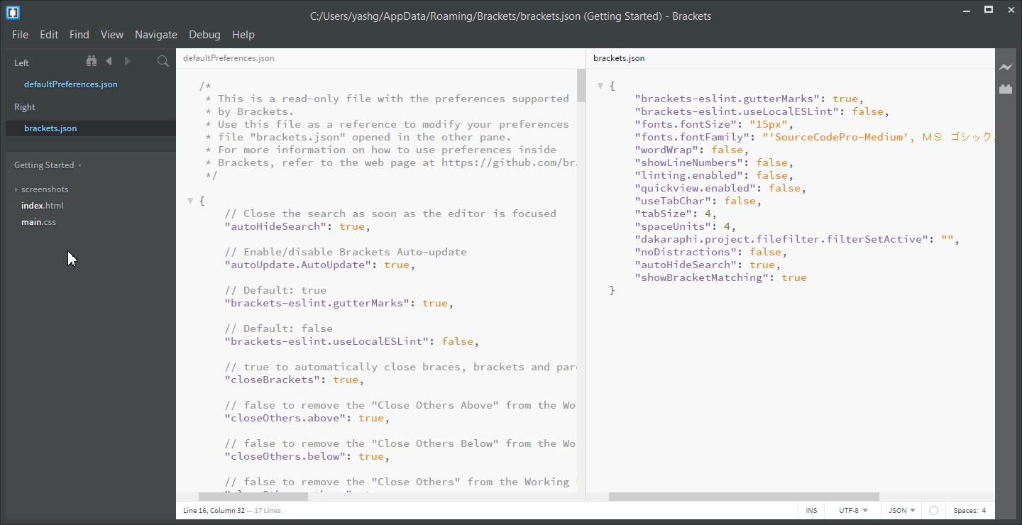 This screenshot has width=1022, height=525. I want to click on Navigate Forward, so click(127, 61).